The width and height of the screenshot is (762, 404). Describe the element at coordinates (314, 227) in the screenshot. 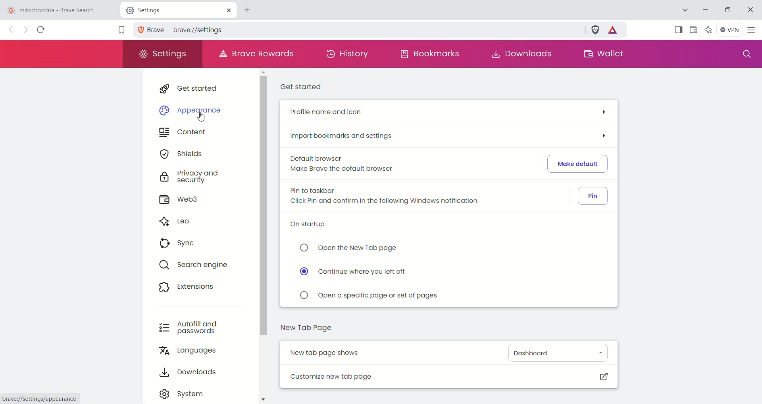

I see `on startup` at that location.